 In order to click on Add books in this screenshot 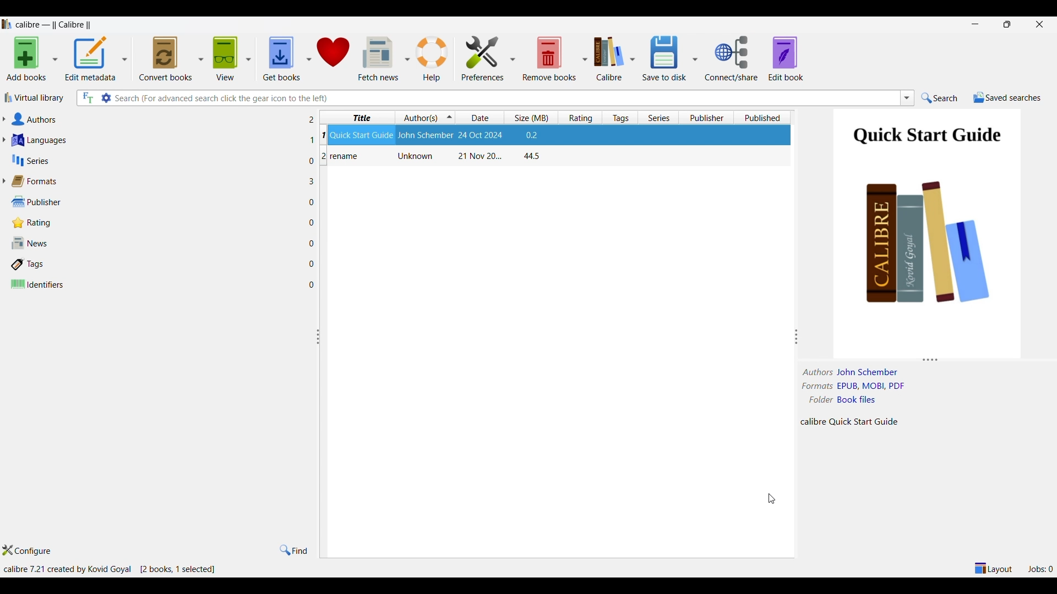, I will do `click(26, 59)`.